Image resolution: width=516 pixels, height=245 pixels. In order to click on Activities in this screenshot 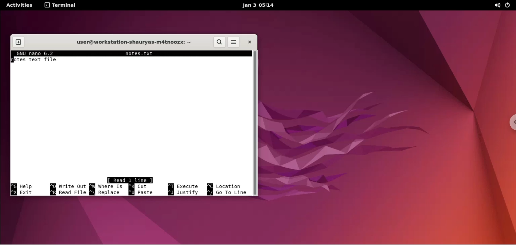, I will do `click(20, 5)`.